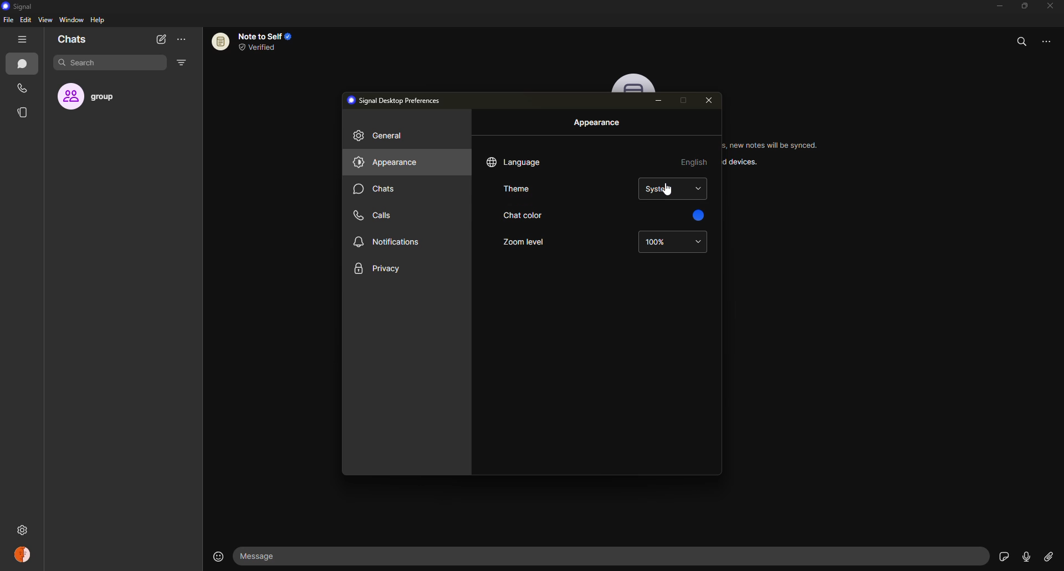 The image size is (1064, 571). Describe the element at coordinates (24, 89) in the screenshot. I see `calls` at that location.